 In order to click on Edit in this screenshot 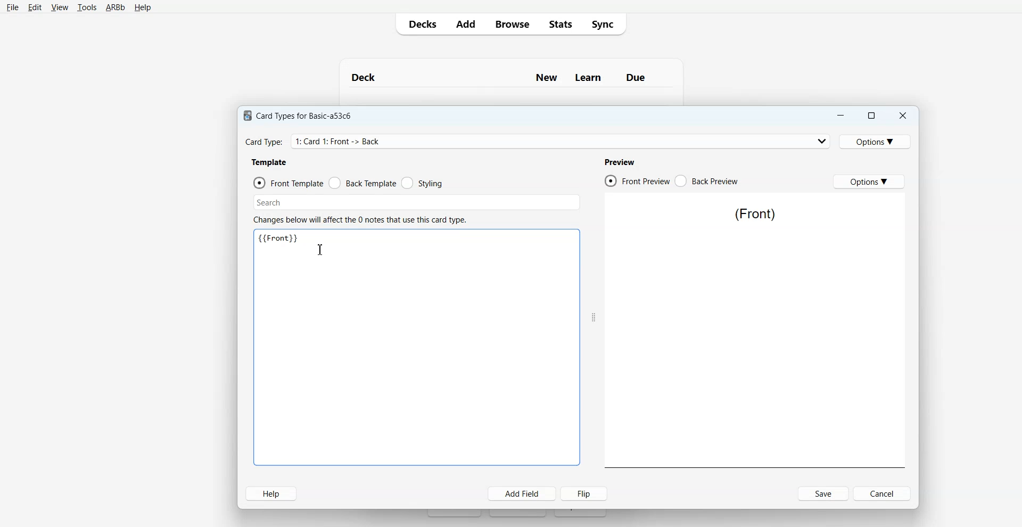, I will do `click(35, 7)`.